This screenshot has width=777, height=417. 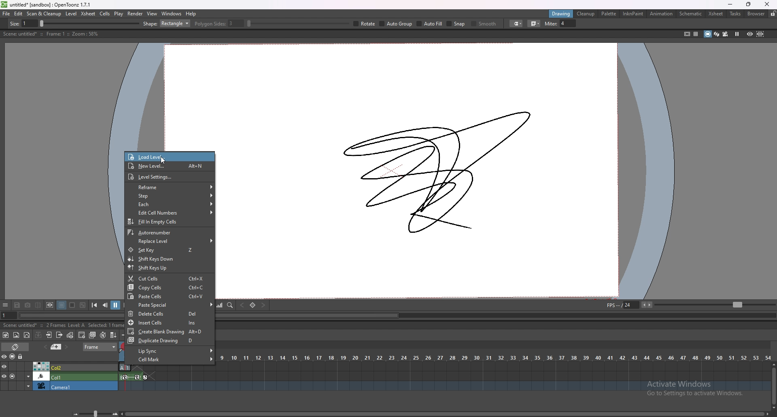 I want to click on file, so click(x=6, y=13).